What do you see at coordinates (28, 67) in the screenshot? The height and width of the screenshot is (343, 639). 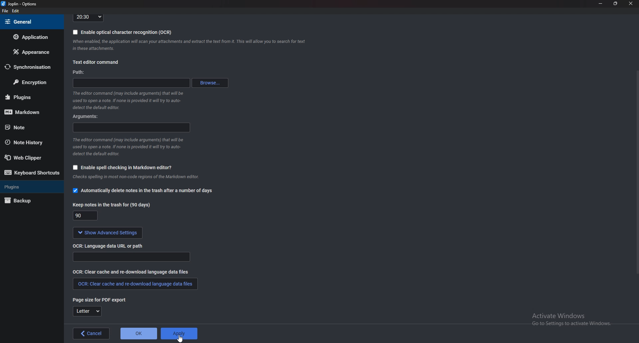 I see `Synchronization` at bounding box center [28, 67].